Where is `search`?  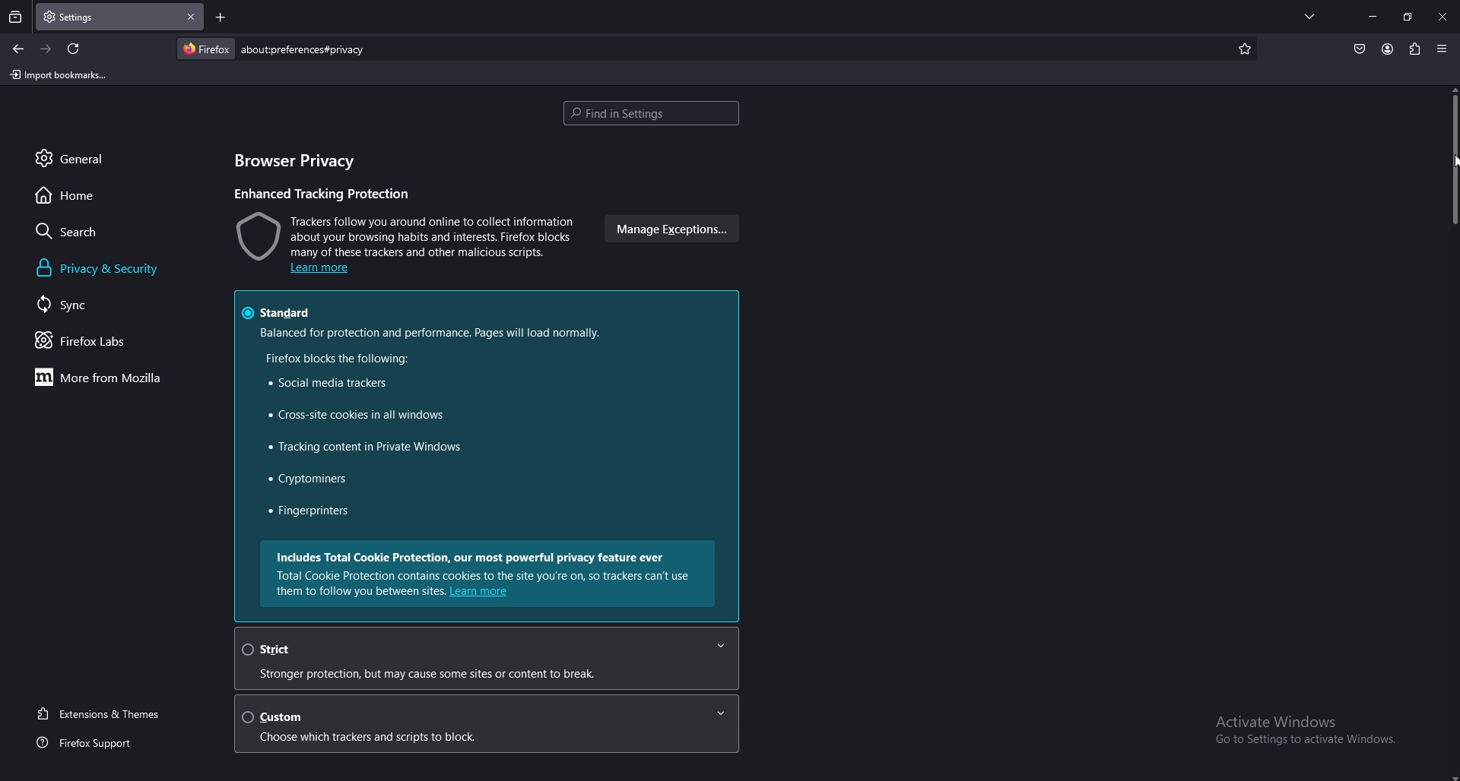 search is located at coordinates (94, 231).